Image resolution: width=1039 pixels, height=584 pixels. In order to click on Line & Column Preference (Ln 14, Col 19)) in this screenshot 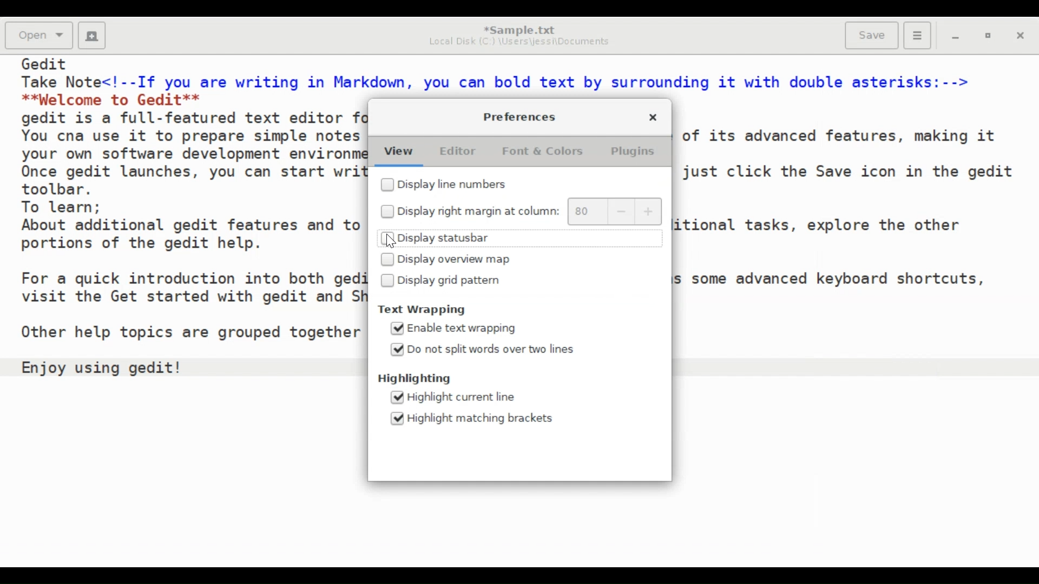, I will do `click(932, 557)`.